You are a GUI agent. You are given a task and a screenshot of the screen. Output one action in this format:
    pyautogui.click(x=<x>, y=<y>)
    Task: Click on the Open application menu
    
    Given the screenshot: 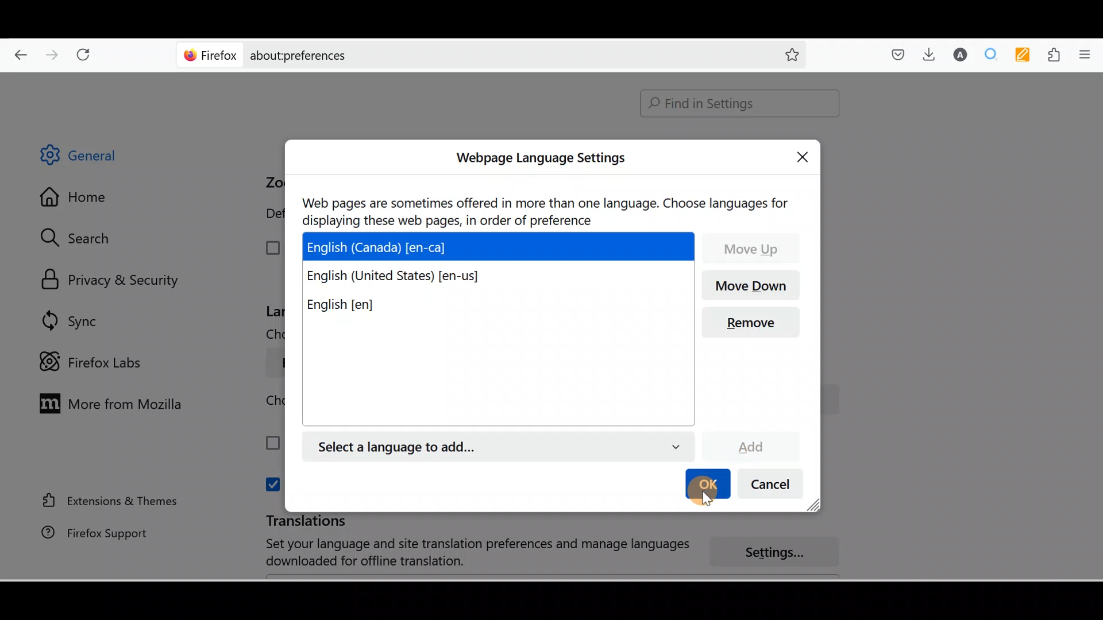 What is the action you would take?
    pyautogui.click(x=1089, y=53)
    